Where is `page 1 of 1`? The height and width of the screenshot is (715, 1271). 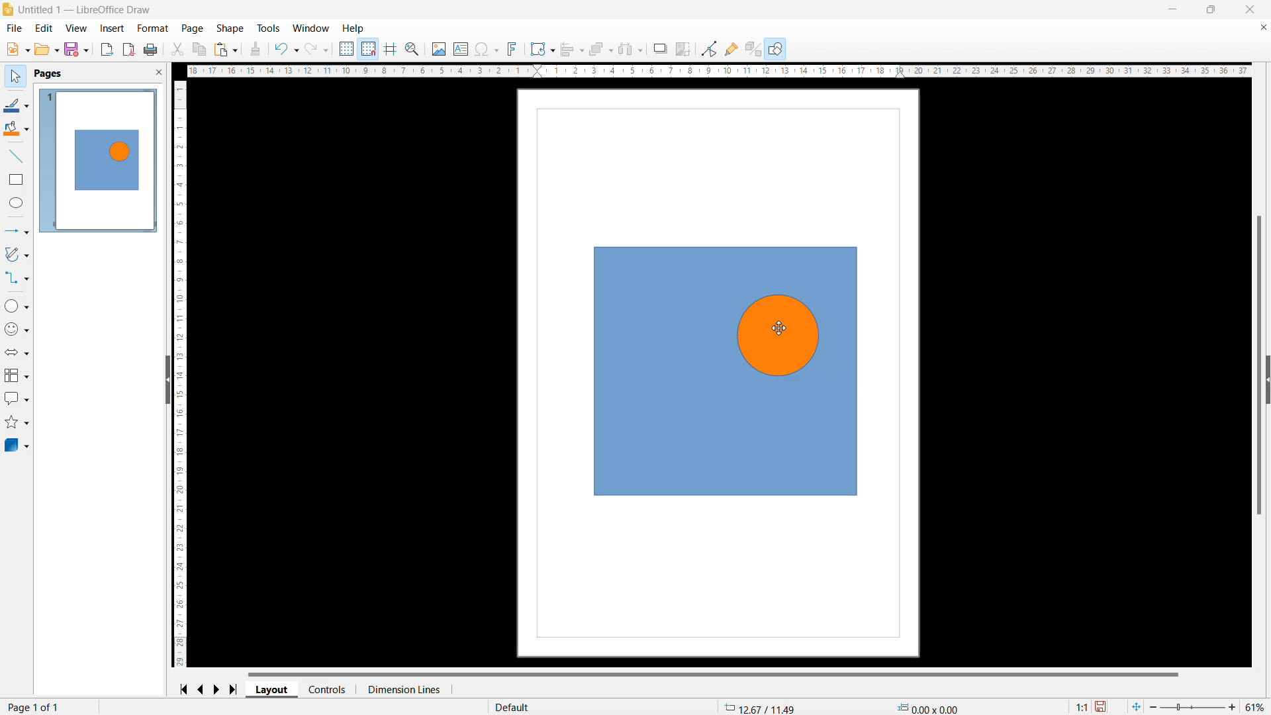 page 1 of 1 is located at coordinates (36, 708).